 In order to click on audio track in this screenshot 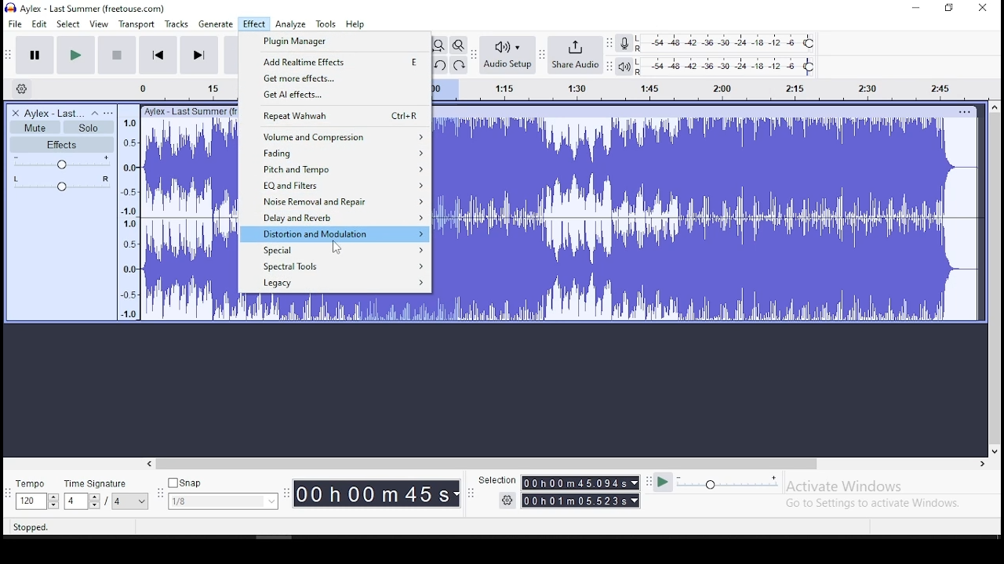, I will do `click(190, 219)`.